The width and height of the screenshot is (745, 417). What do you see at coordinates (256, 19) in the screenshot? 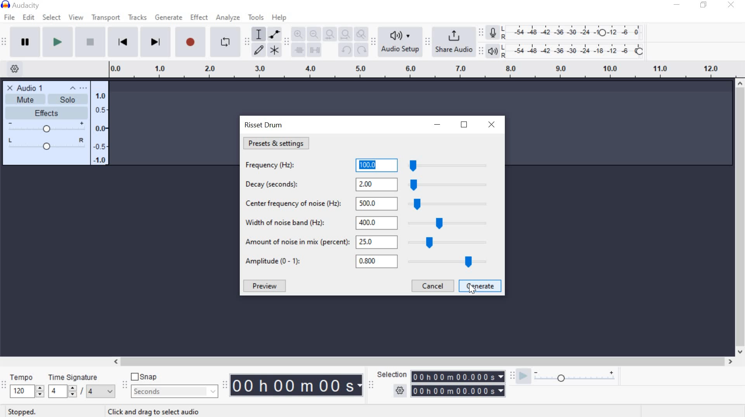
I see `tools` at bounding box center [256, 19].